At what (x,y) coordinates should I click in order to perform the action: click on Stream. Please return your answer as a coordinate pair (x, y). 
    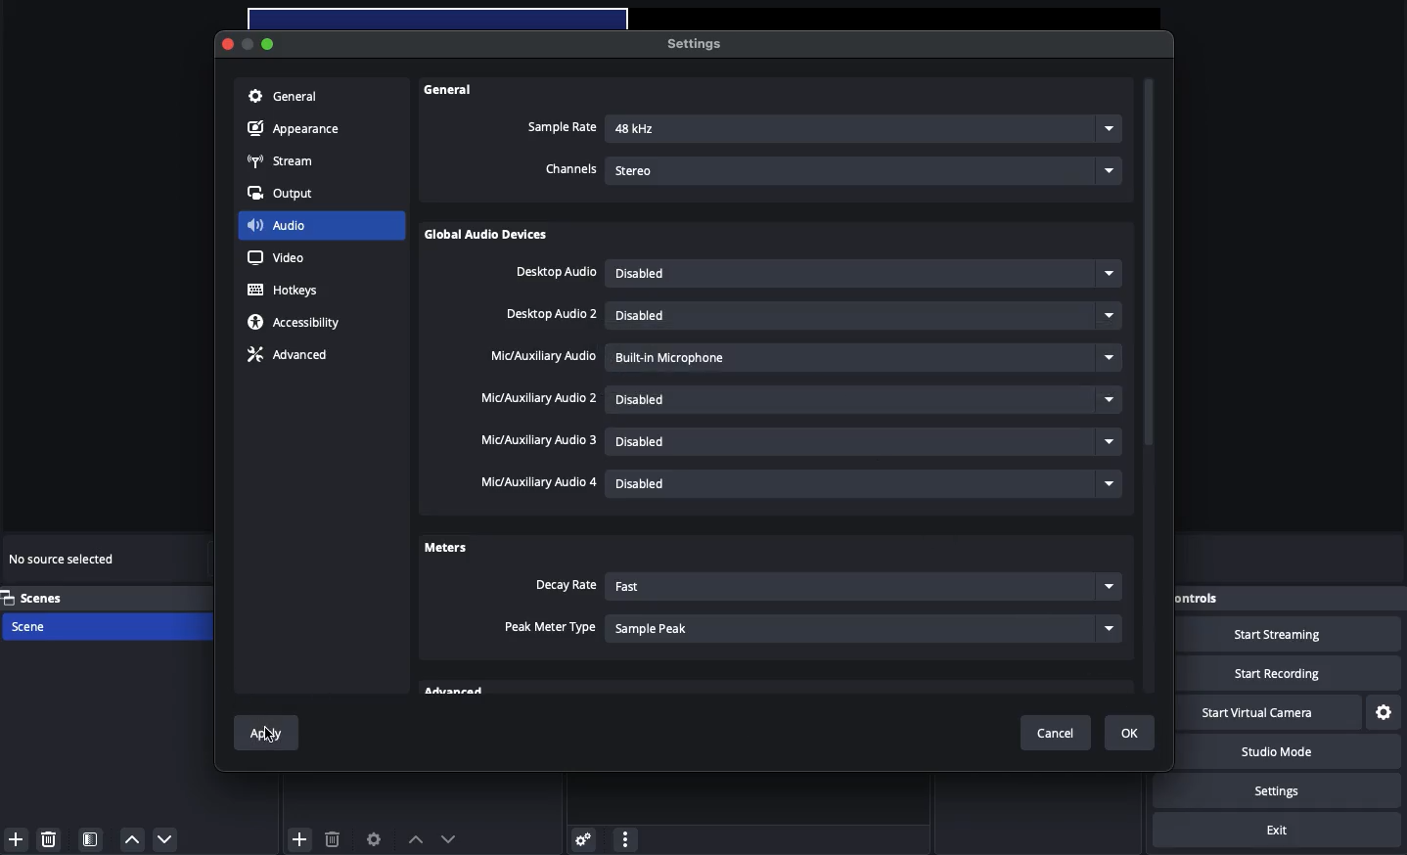
    Looking at the image, I should click on (282, 162).